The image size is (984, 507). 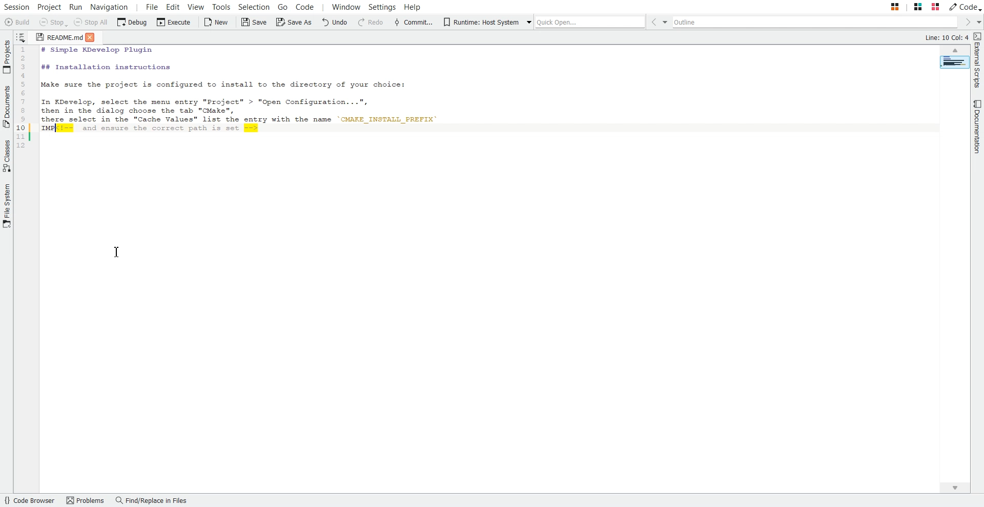 What do you see at coordinates (53, 23) in the screenshot?
I see `Stop` at bounding box center [53, 23].